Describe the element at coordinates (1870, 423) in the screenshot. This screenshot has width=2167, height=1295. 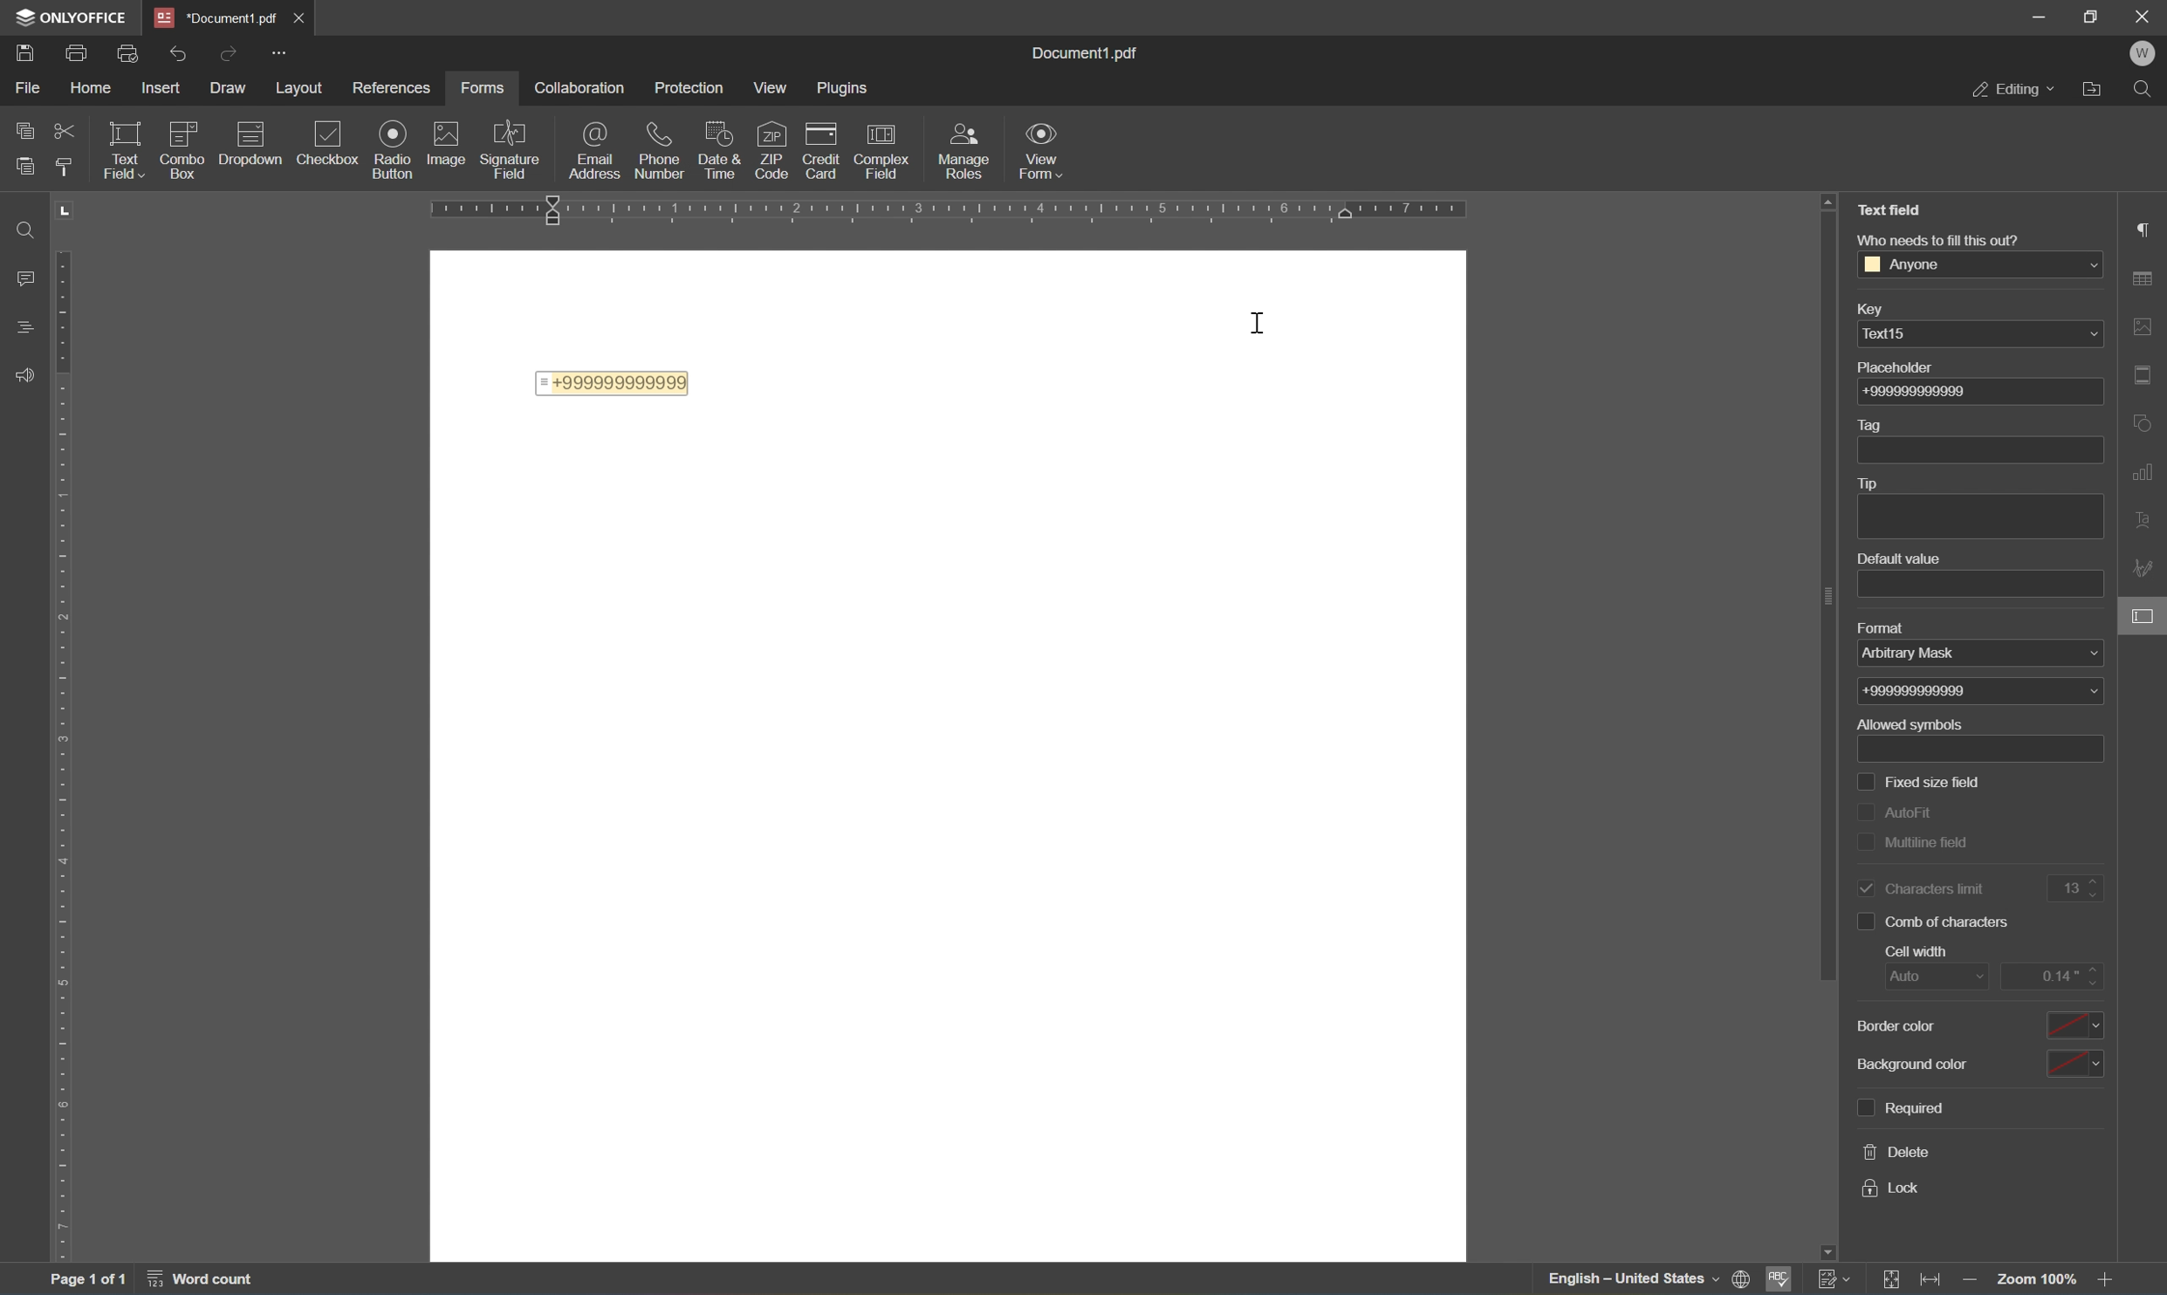
I see `tag` at that location.